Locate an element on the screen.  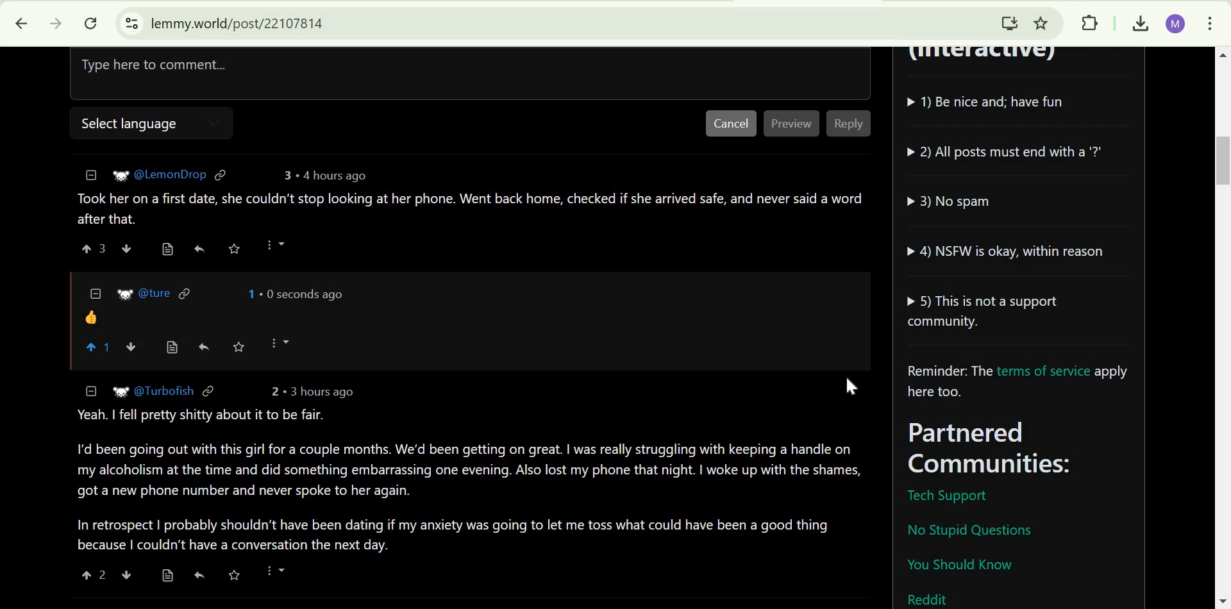
4 hours ago is located at coordinates (330, 176).